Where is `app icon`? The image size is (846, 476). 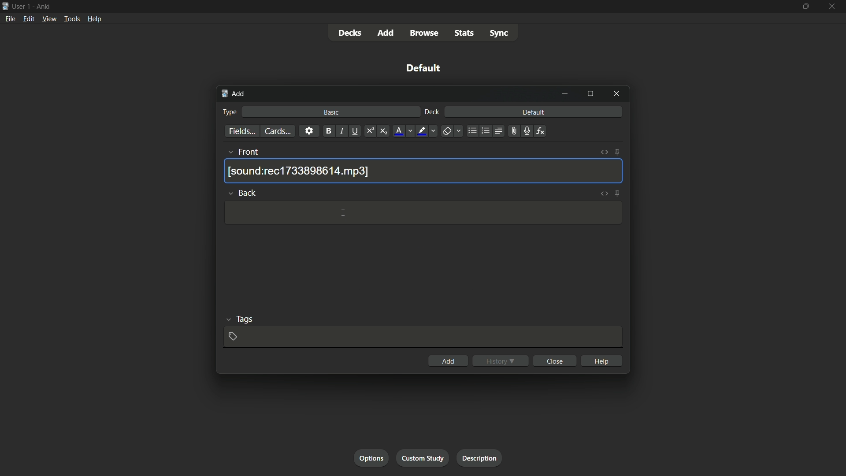 app icon is located at coordinates (5, 5).